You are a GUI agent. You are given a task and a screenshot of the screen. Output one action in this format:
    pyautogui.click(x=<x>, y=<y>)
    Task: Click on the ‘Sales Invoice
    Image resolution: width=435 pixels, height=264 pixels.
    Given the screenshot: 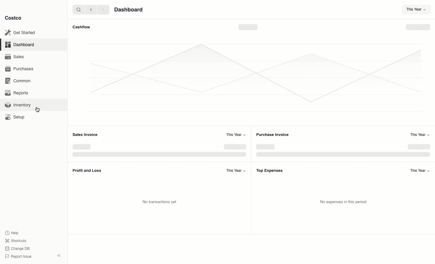 What is the action you would take?
    pyautogui.click(x=85, y=134)
    